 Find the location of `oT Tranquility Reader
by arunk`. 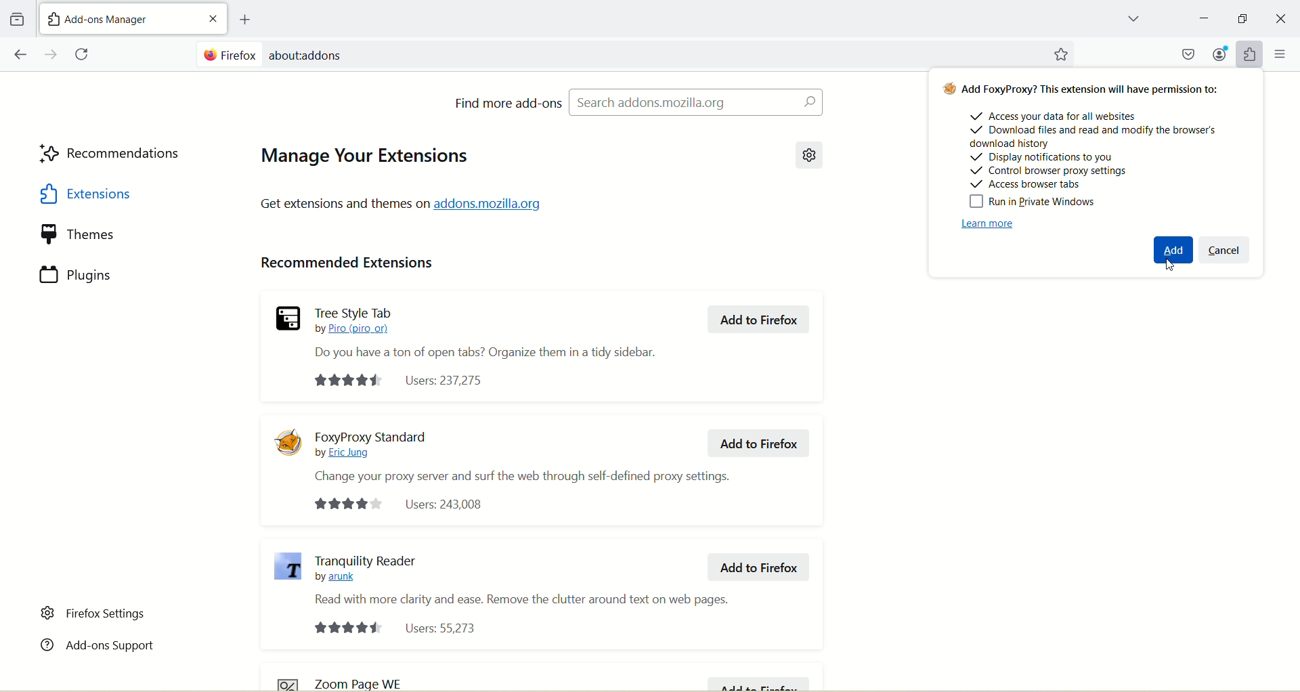

oT Tranquility Reader
by arunk is located at coordinates (366, 569).